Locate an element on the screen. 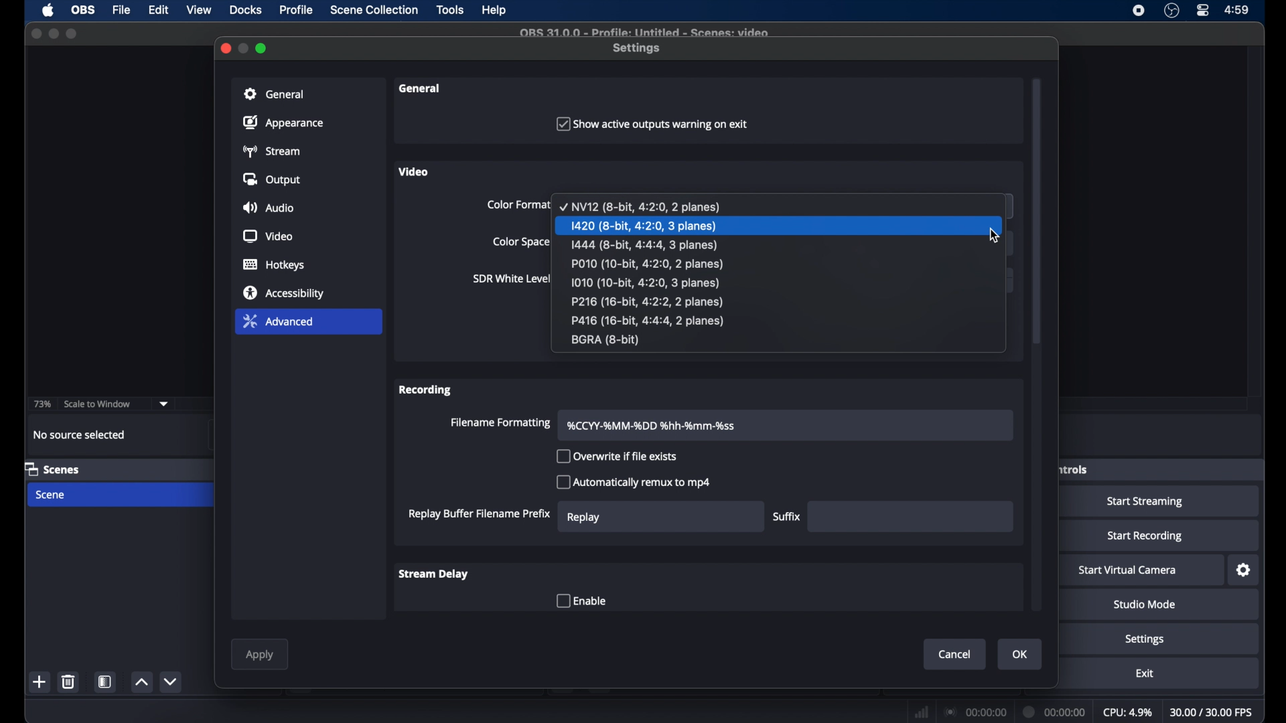 This screenshot has width=1286, height=723. scroll bar is located at coordinates (1038, 210).